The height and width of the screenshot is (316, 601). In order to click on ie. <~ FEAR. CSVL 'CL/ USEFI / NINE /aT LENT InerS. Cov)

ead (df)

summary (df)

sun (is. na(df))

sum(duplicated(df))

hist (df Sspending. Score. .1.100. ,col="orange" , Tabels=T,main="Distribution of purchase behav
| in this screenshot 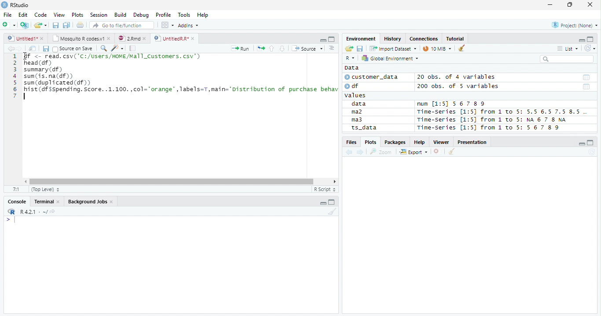, I will do `click(182, 77)`.